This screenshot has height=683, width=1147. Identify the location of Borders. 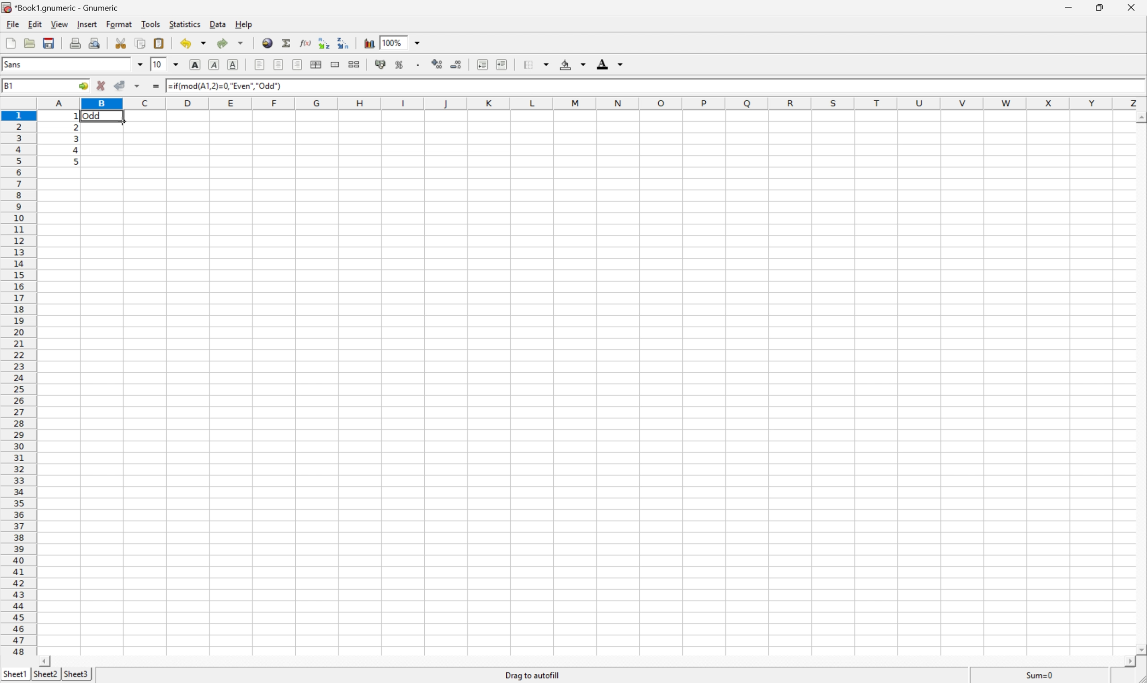
(534, 64).